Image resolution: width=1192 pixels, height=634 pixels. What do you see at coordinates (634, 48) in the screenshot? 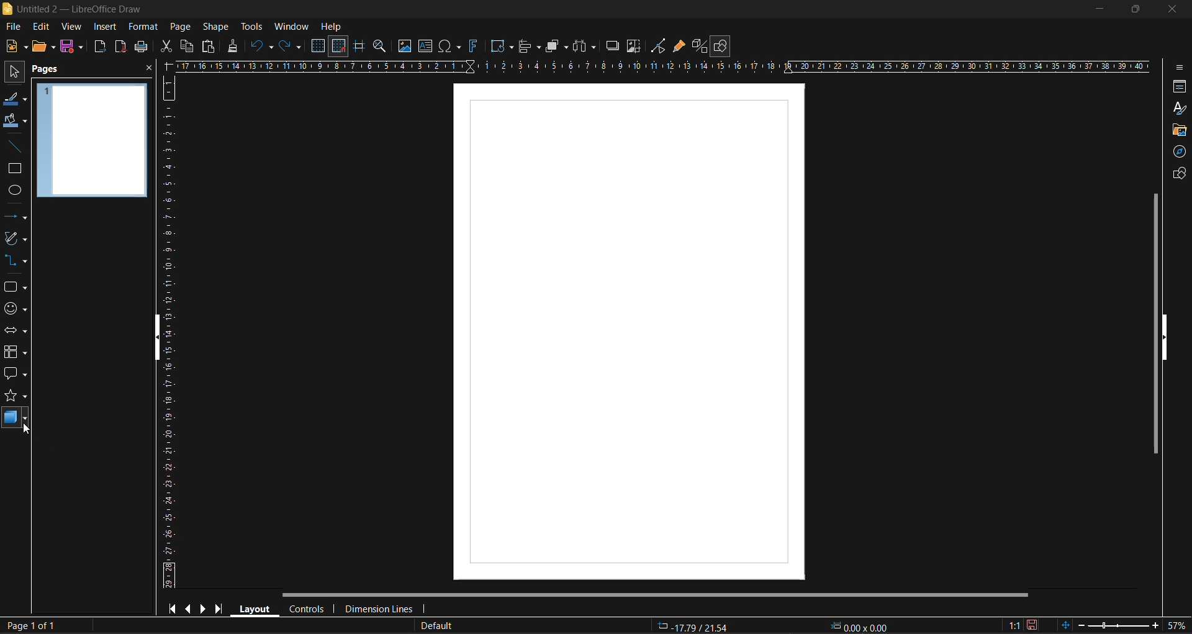
I see `crop image` at bounding box center [634, 48].